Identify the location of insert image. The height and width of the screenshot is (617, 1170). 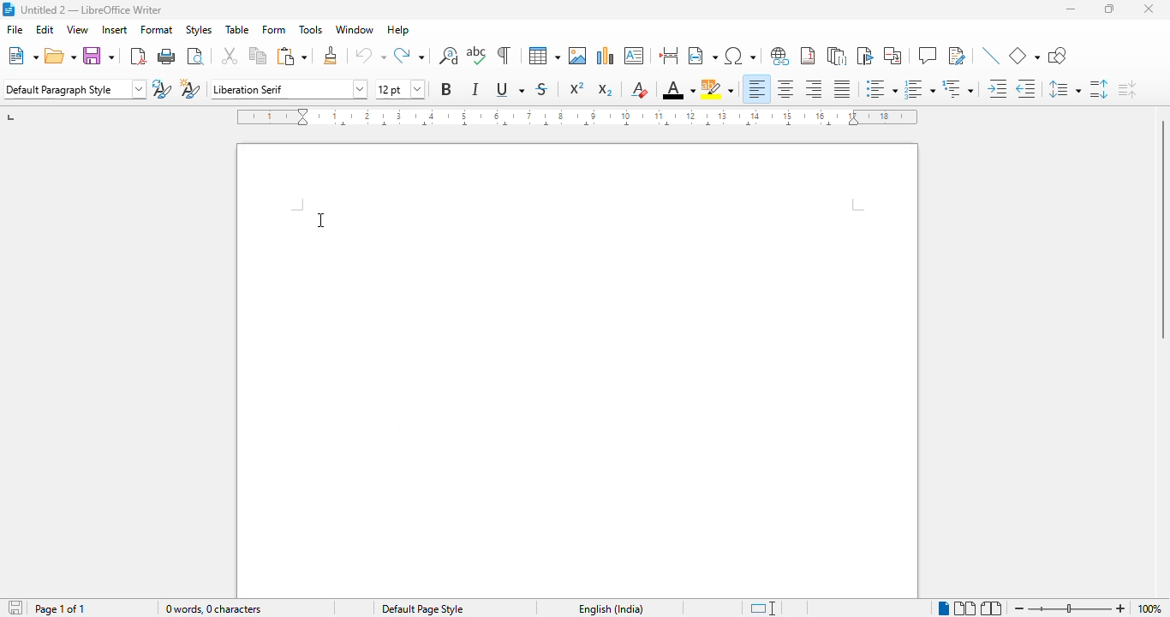
(577, 56).